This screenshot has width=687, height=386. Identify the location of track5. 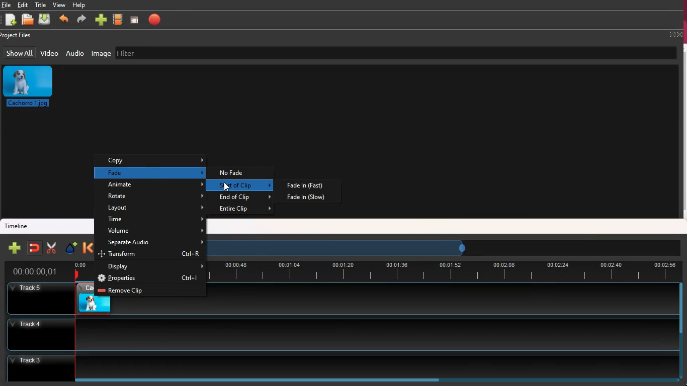
(35, 298).